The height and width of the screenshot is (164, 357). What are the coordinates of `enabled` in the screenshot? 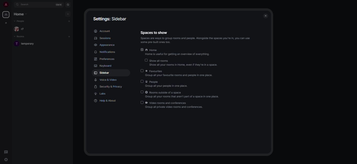 It's located at (142, 49).